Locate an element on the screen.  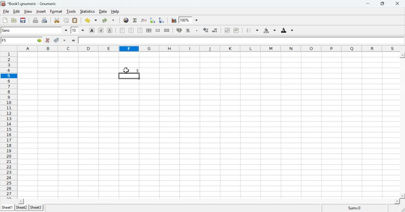
Format is located at coordinates (56, 11).